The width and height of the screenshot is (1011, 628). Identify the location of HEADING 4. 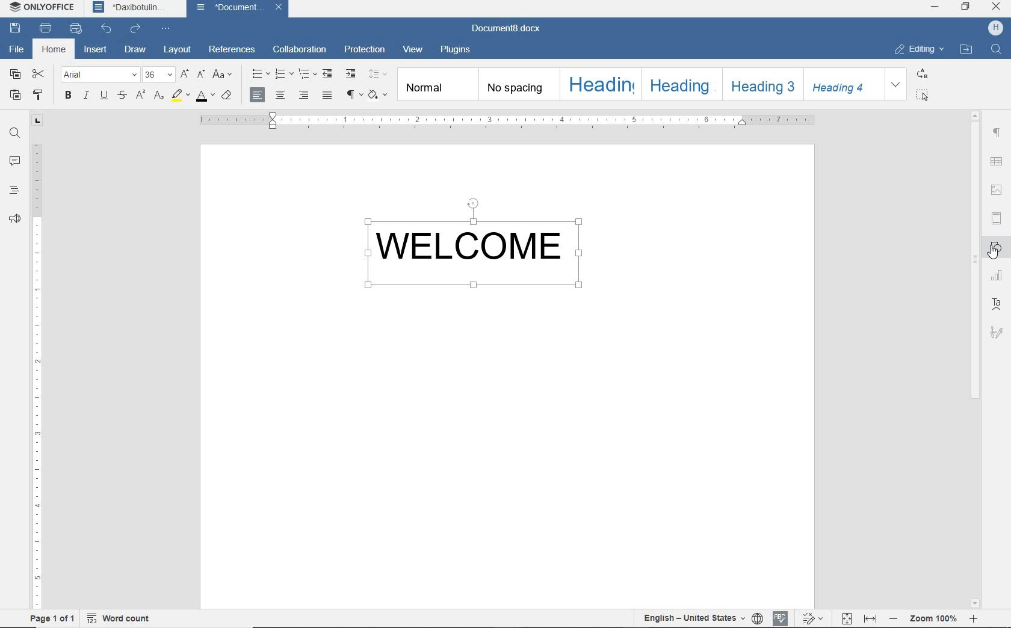
(841, 84).